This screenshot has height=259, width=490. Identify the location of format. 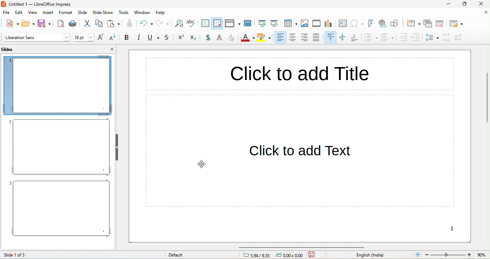
(66, 12).